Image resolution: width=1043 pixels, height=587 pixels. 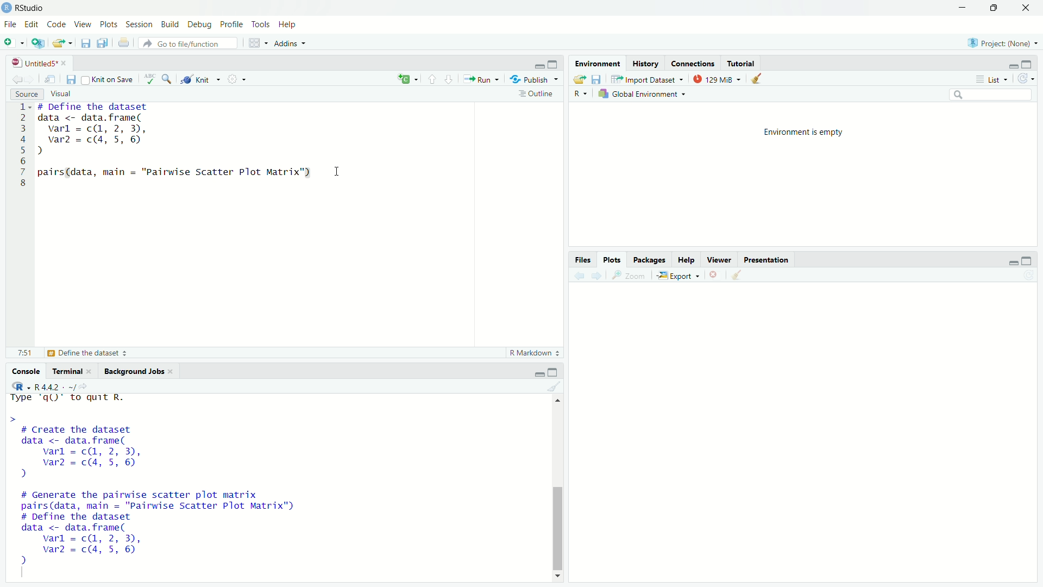 I want to click on Minimize, so click(x=538, y=373).